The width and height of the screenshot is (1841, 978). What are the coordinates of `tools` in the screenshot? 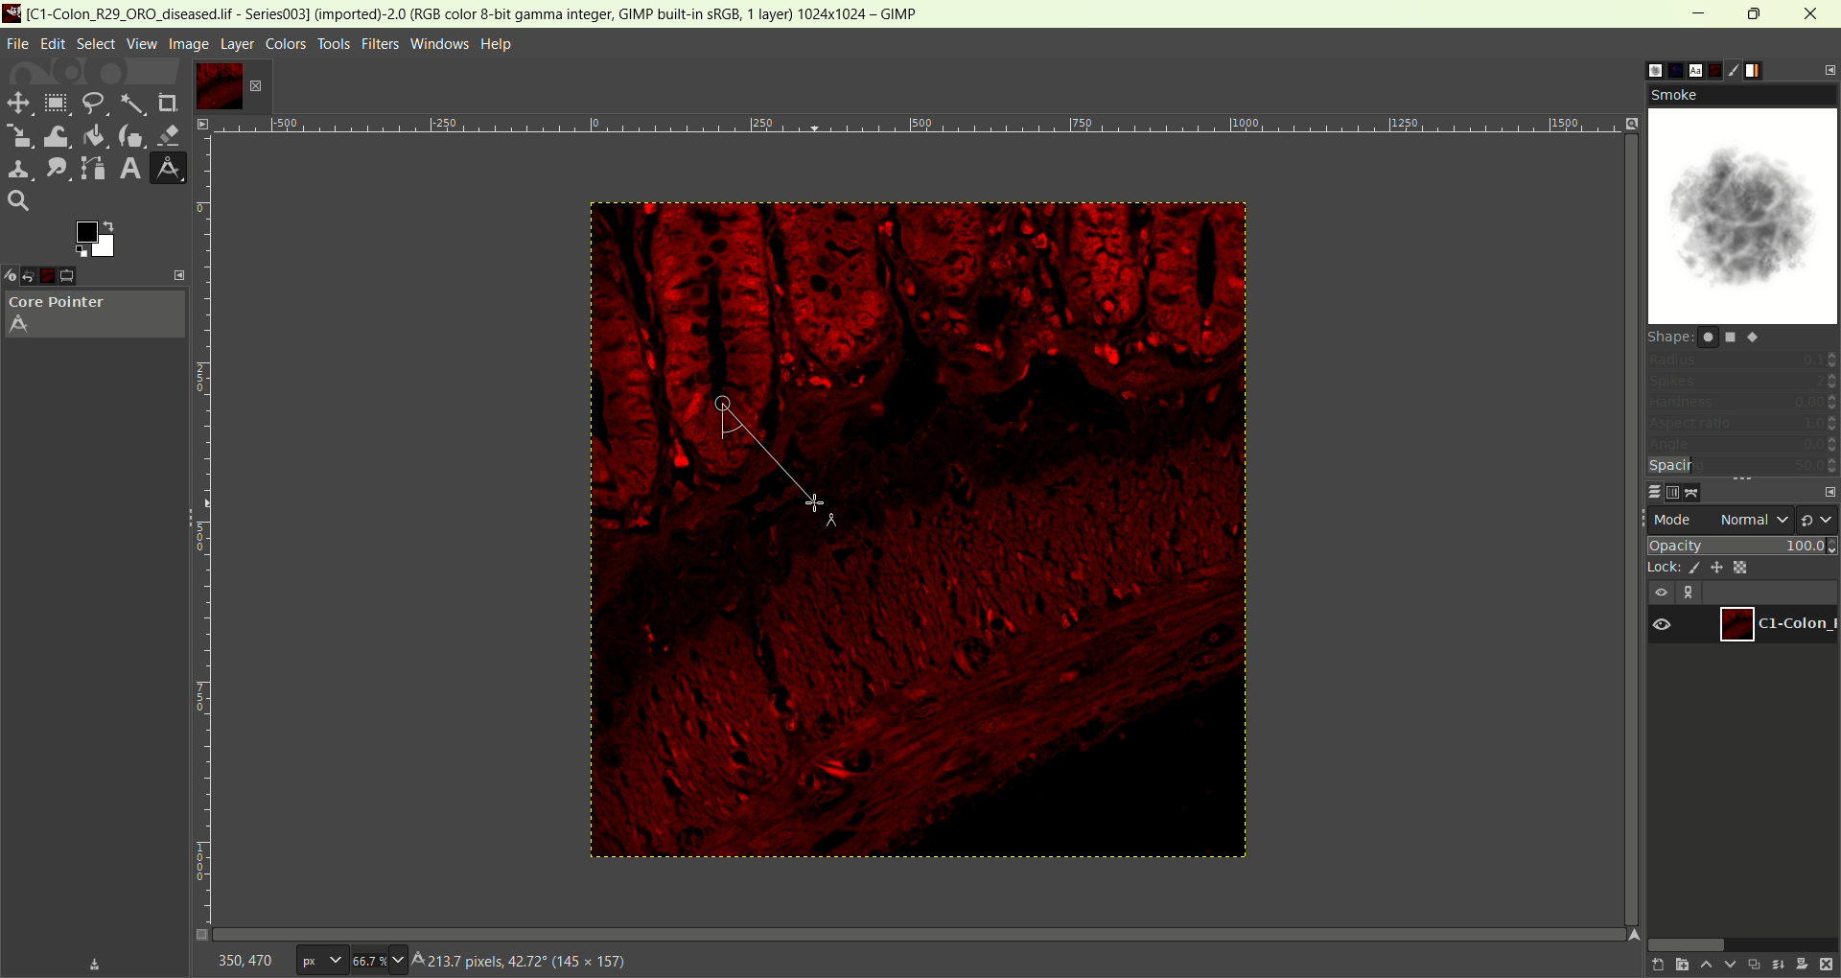 It's located at (337, 44).